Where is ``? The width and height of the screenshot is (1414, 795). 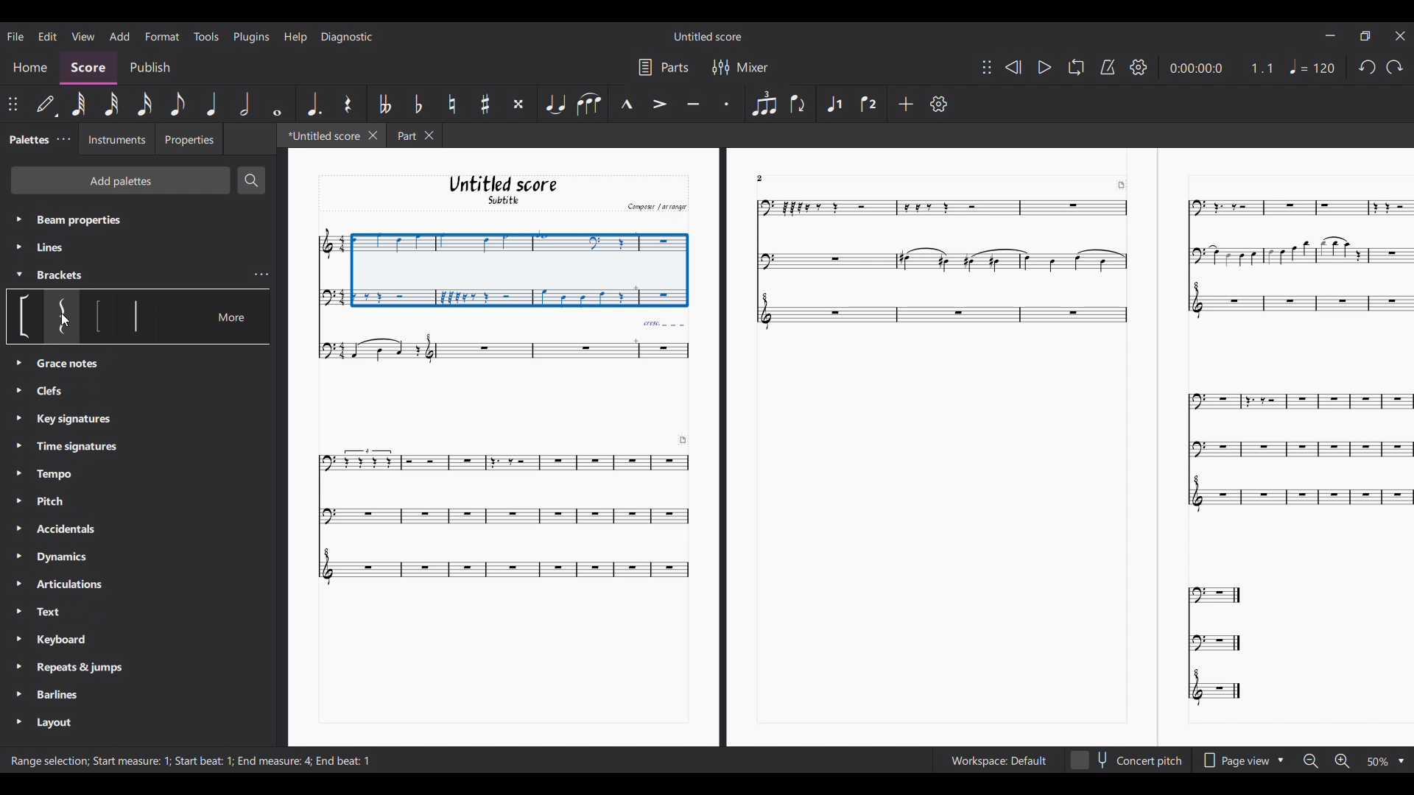  is located at coordinates (1301, 449).